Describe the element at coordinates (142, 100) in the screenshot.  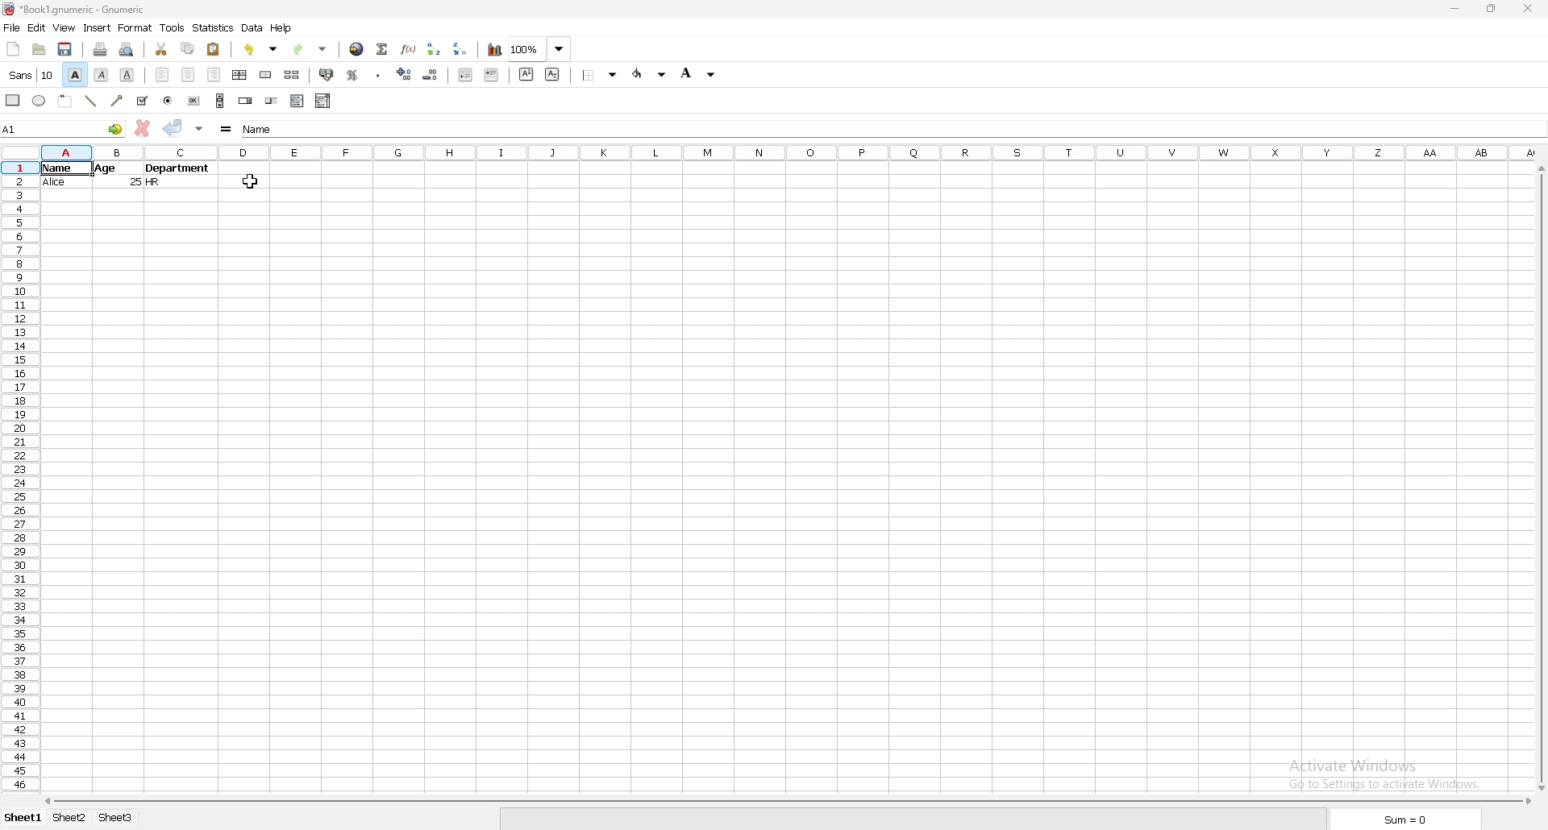
I see `tickbox` at that location.